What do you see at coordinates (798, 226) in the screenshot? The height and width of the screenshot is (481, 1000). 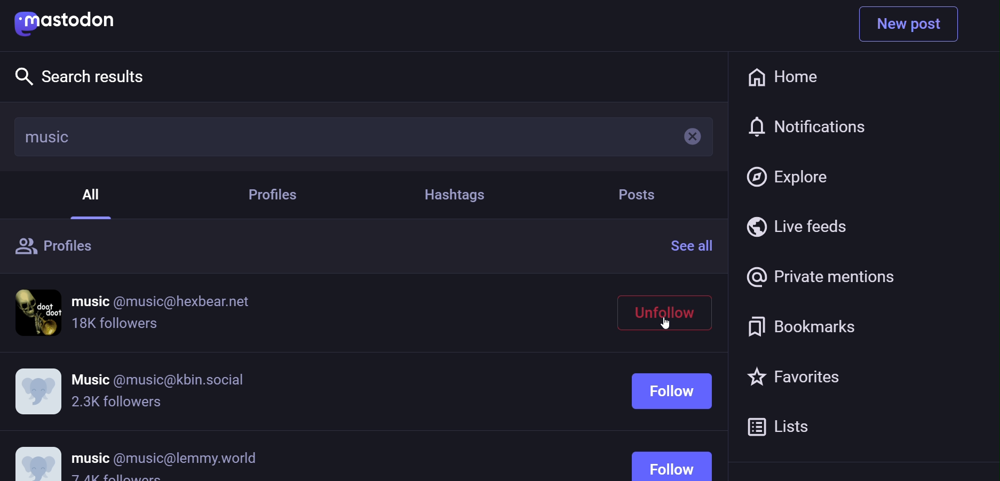 I see `live feed` at bounding box center [798, 226].